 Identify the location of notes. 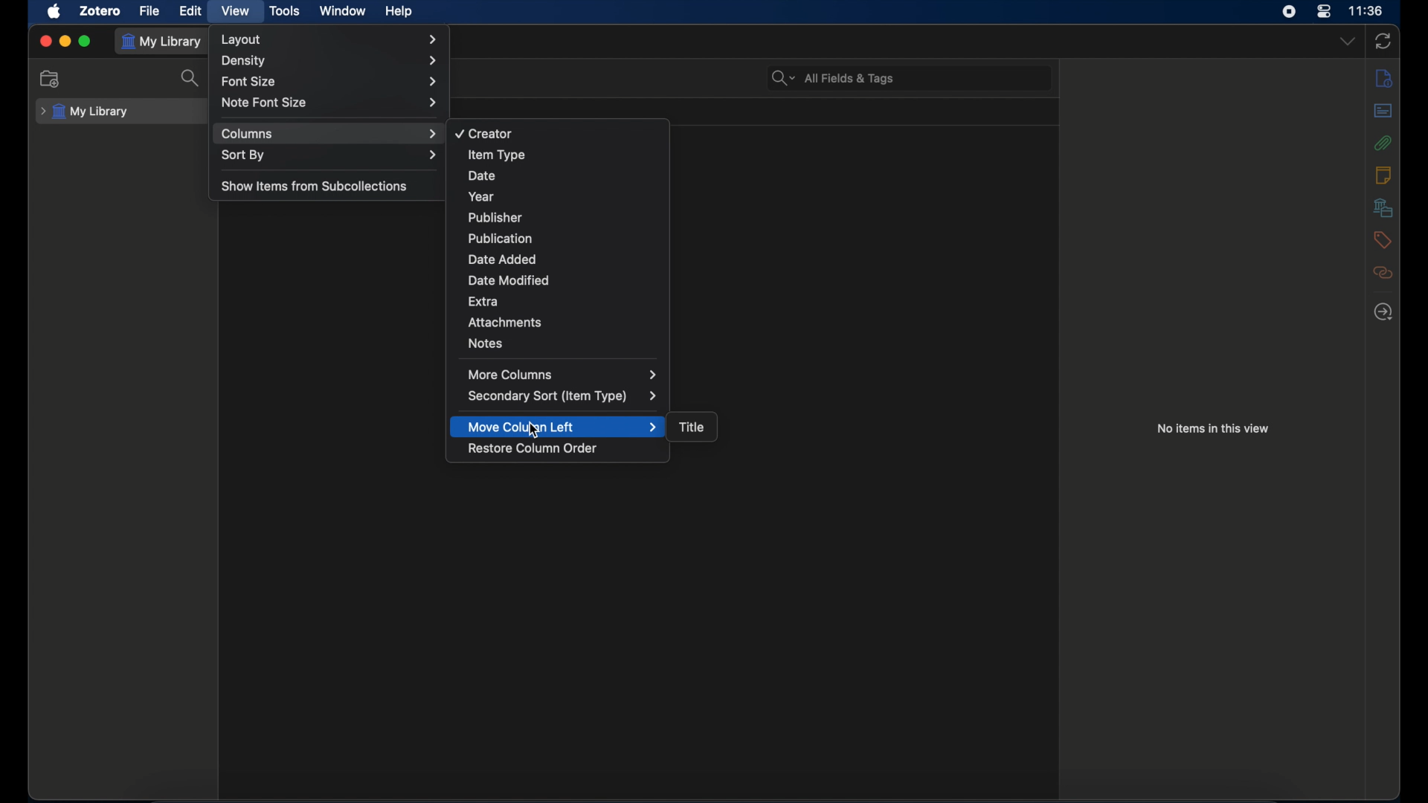
(487, 344).